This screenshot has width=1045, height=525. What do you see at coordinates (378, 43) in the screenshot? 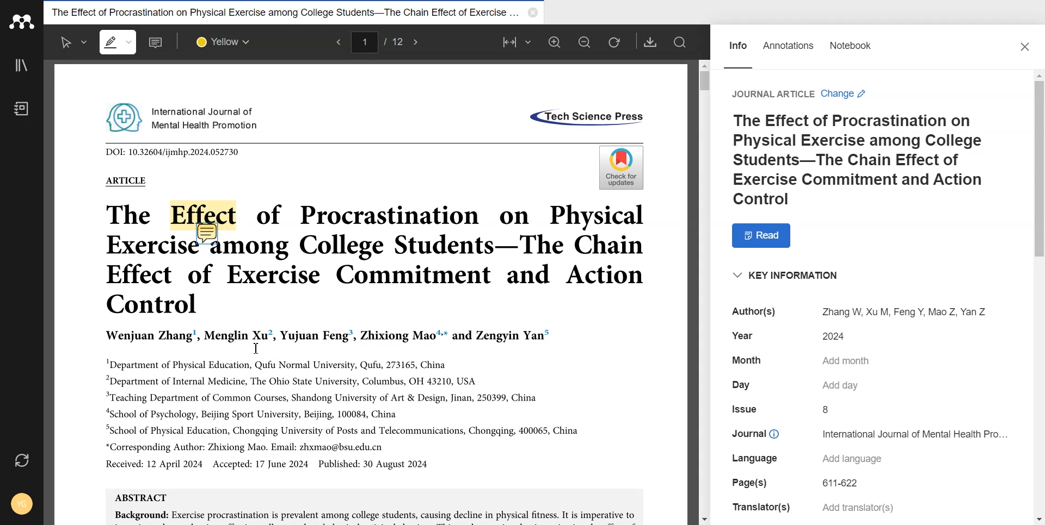
I see `1/12` at bounding box center [378, 43].